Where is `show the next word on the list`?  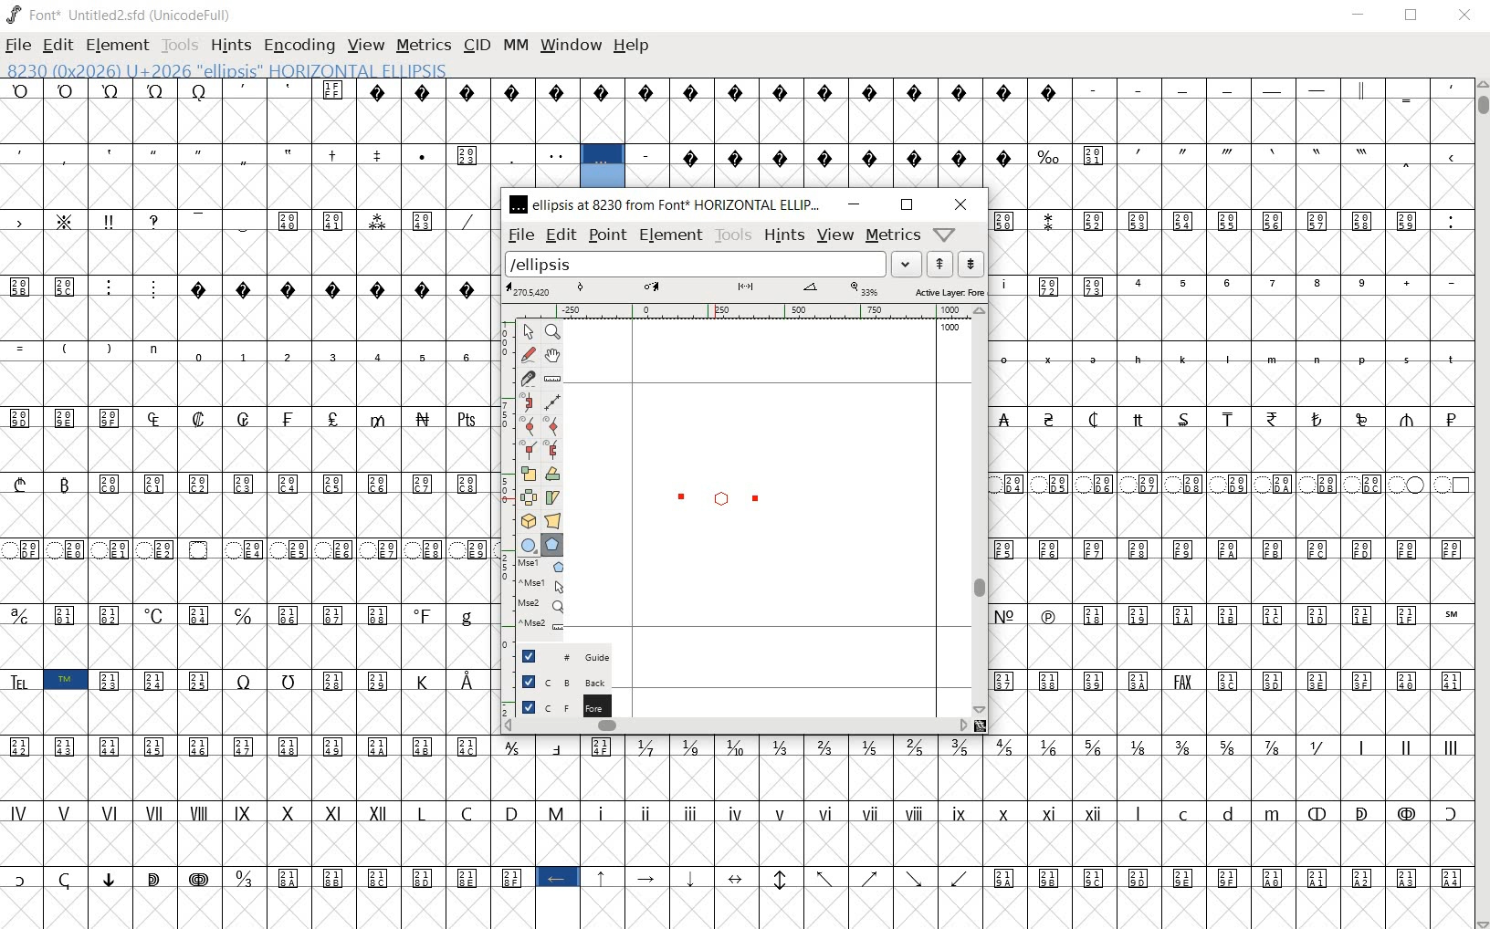
show the next word on the list is located at coordinates (939, 264).